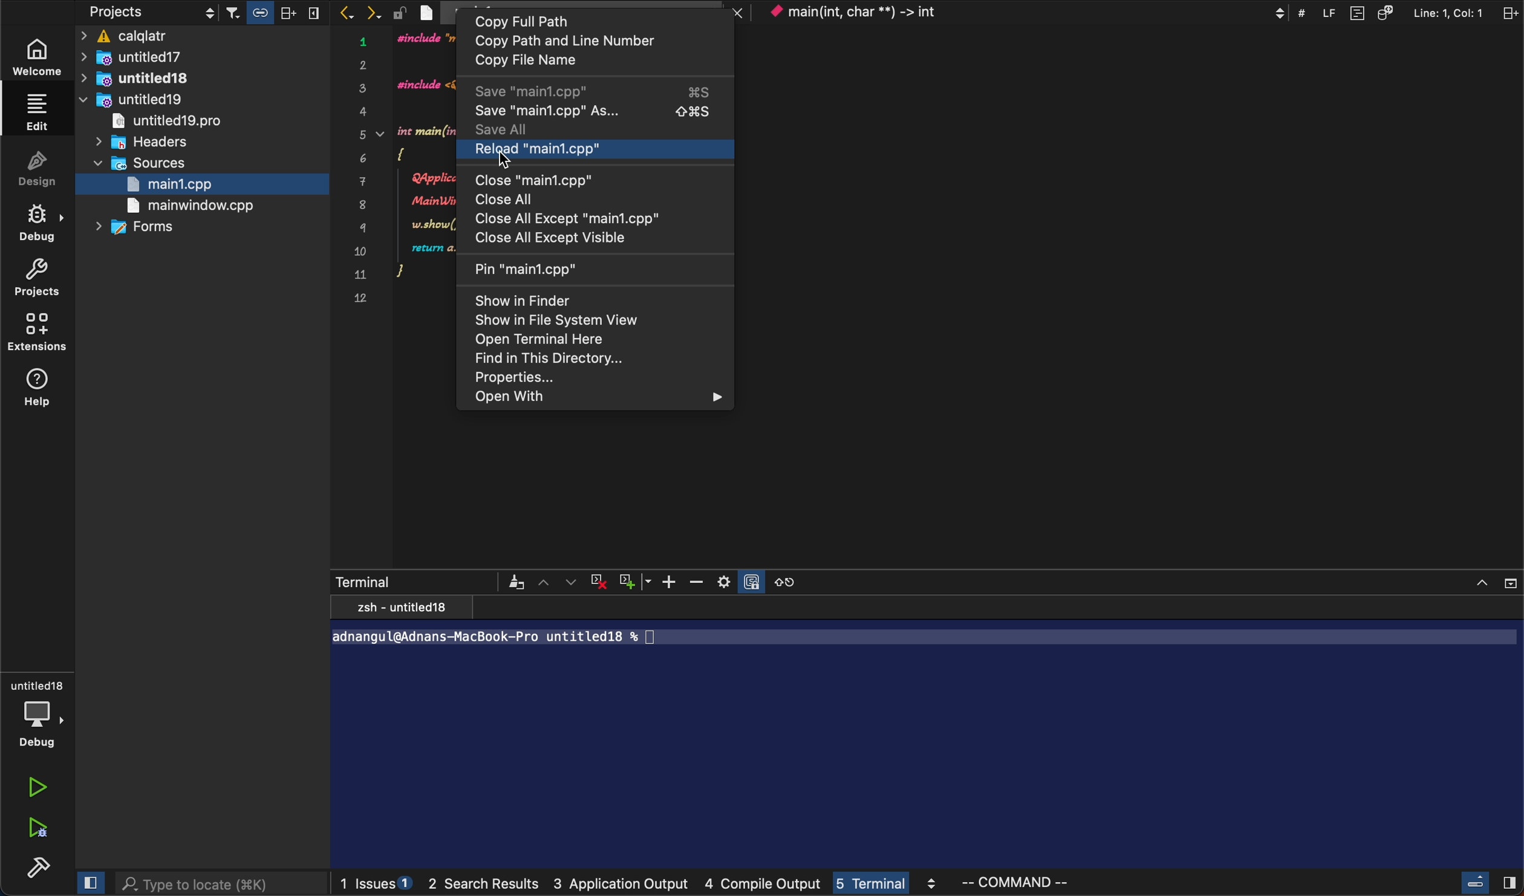 The height and width of the screenshot is (896, 1524). I want to click on untitled 19, so click(170, 123).